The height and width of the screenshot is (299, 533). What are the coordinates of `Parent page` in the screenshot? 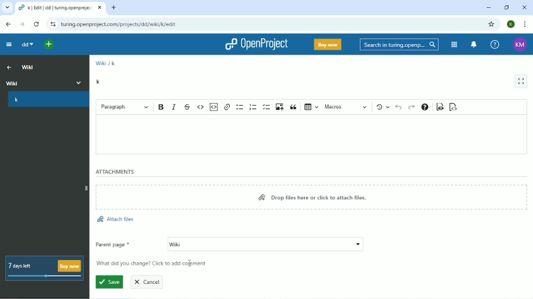 It's located at (229, 244).